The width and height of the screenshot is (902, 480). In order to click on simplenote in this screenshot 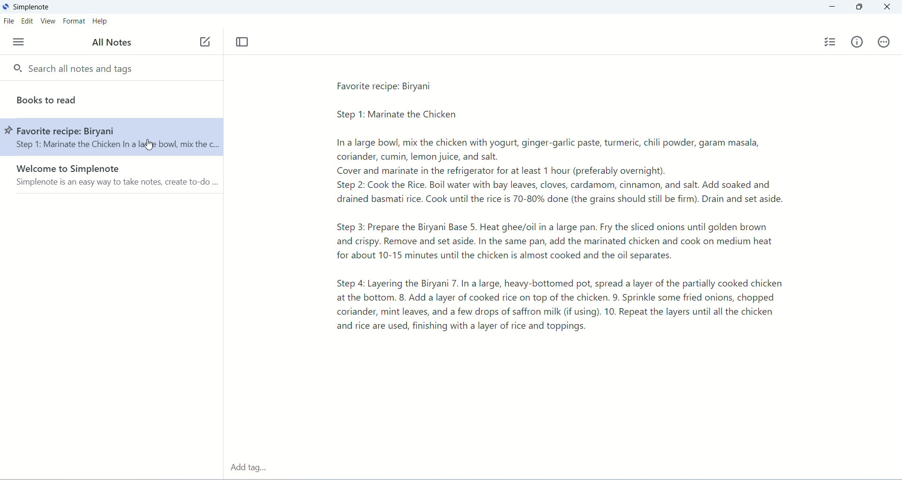, I will do `click(33, 8)`.